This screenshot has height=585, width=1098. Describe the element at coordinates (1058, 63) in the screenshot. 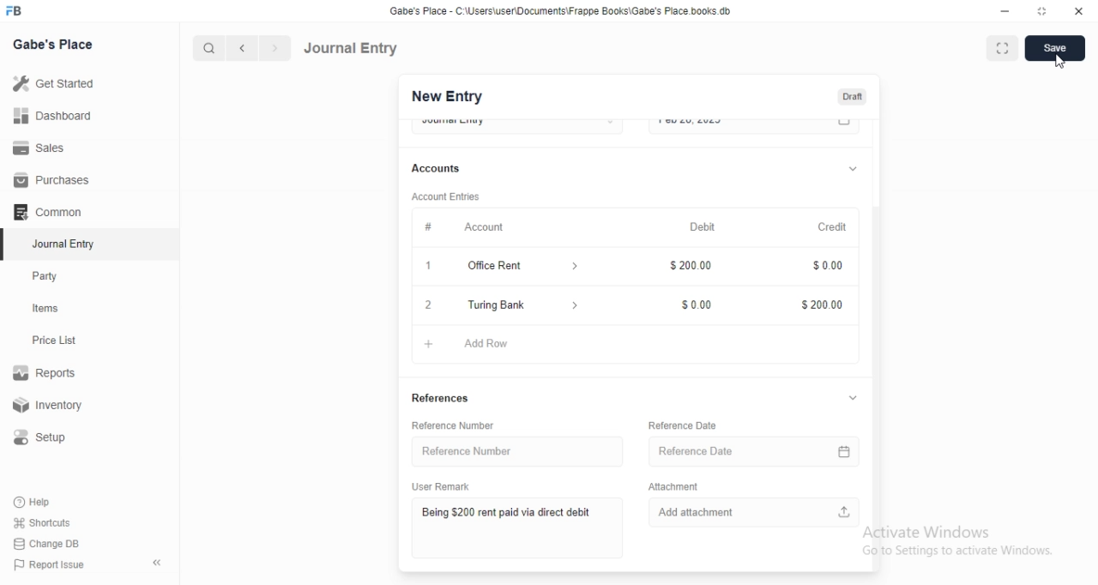

I see `cursor` at that location.